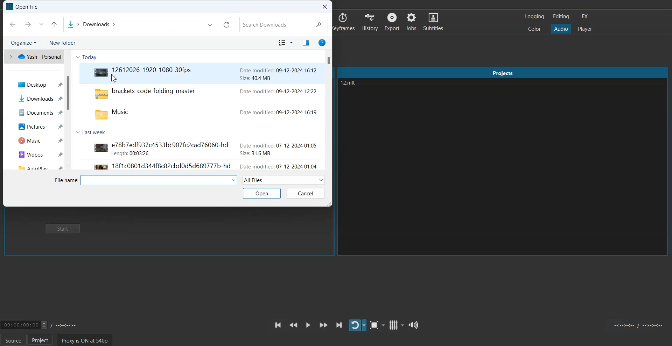  Describe the element at coordinates (34, 99) in the screenshot. I see `Downloads` at that location.